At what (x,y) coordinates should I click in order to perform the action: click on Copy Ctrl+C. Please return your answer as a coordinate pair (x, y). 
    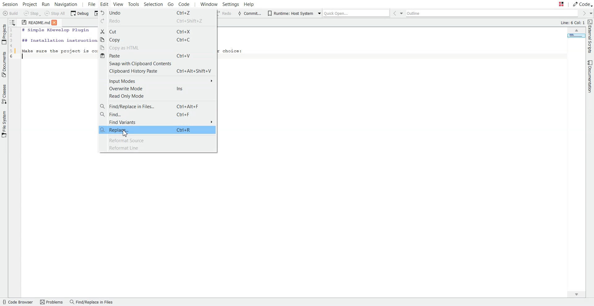
    Looking at the image, I should click on (157, 40).